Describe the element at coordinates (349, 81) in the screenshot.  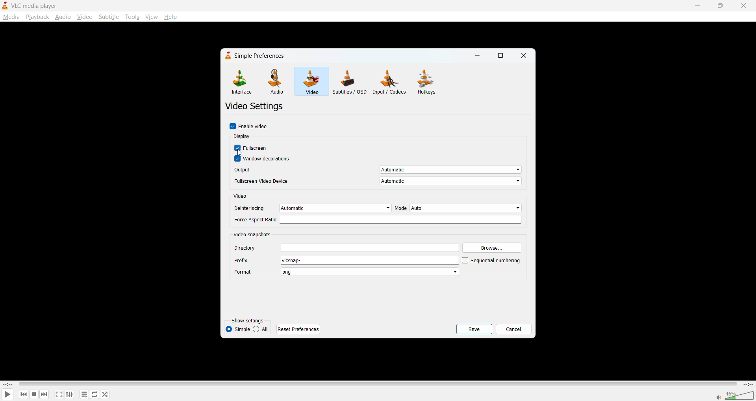
I see `subtitles/osd` at that location.